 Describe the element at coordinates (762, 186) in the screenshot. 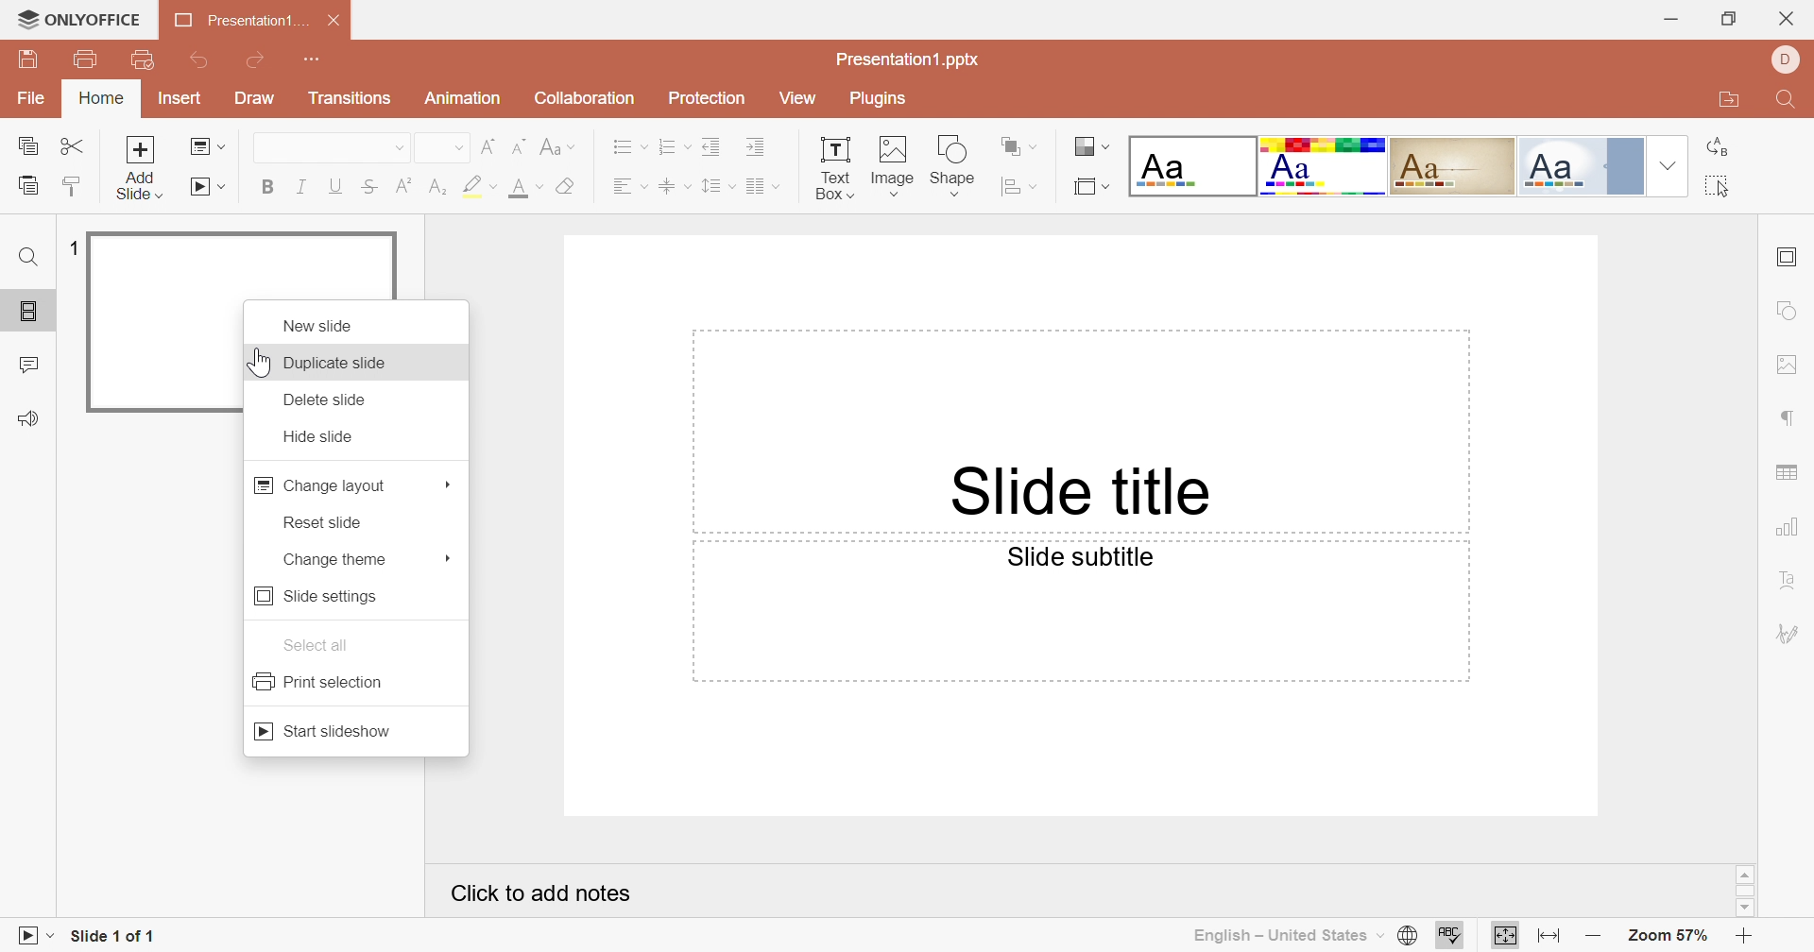

I see `Merge and center` at that location.